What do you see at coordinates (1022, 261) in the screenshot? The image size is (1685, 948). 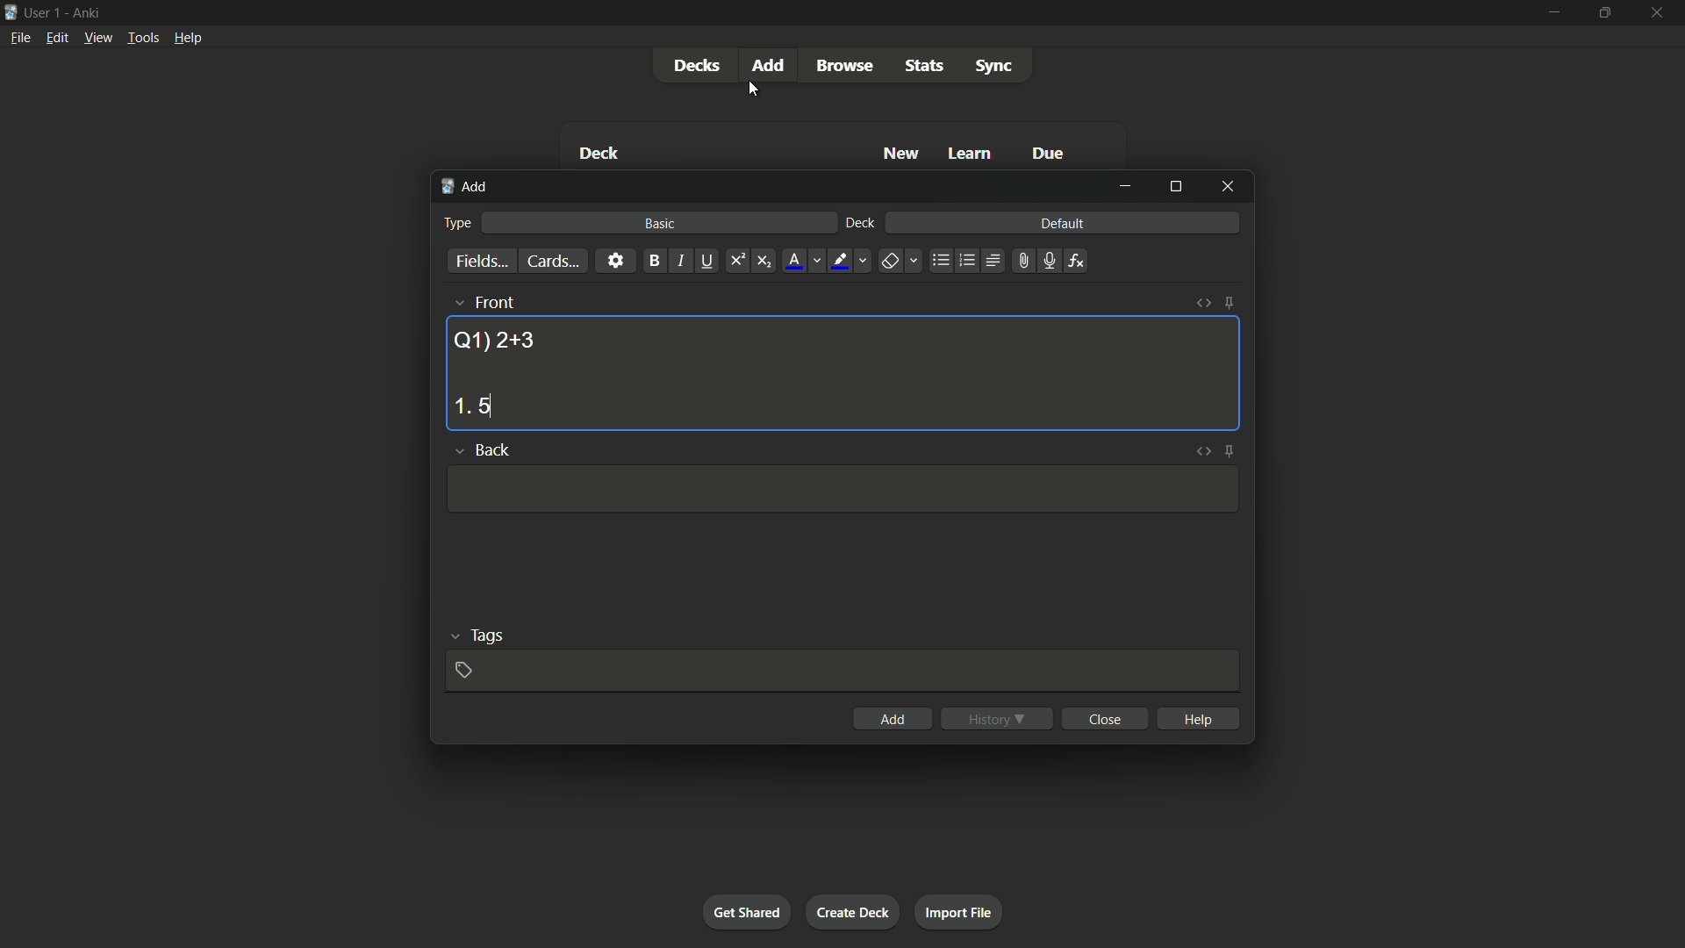 I see `attach file` at bounding box center [1022, 261].